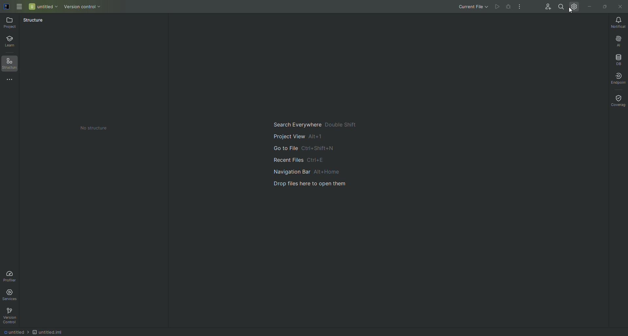  Describe the element at coordinates (317, 149) in the screenshot. I see `go to file` at that location.